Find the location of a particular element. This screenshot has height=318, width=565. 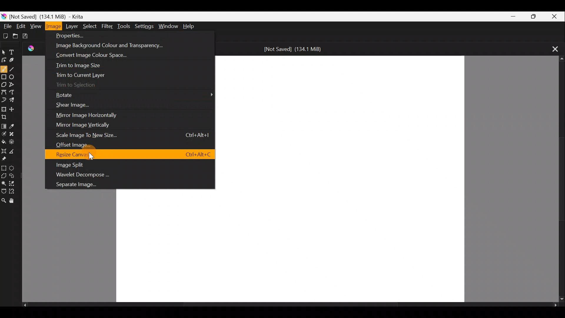

Tools is located at coordinates (125, 26).